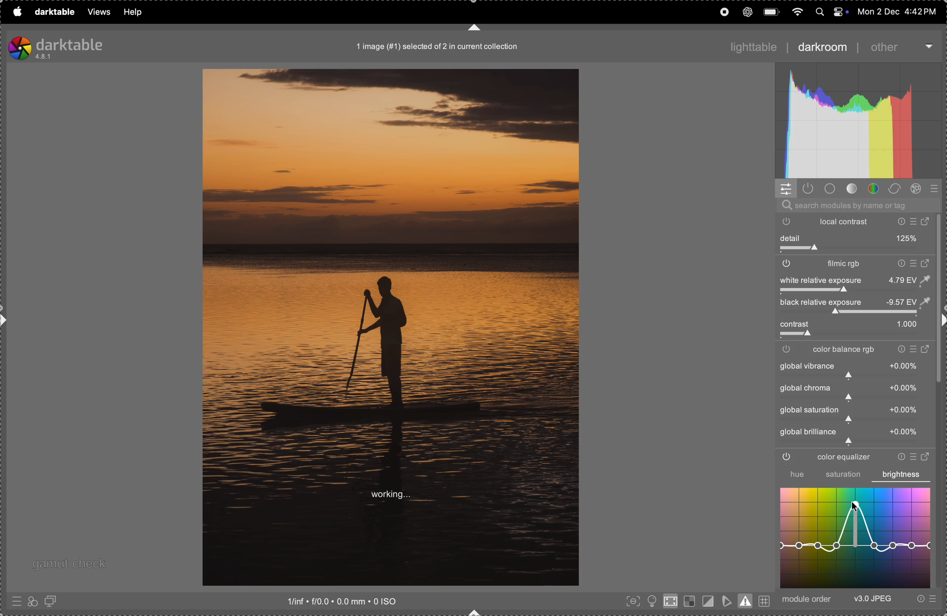 Image resolution: width=947 pixels, height=616 pixels. Describe the element at coordinates (52, 11) in the screenshot. I see `darktable` at that location.